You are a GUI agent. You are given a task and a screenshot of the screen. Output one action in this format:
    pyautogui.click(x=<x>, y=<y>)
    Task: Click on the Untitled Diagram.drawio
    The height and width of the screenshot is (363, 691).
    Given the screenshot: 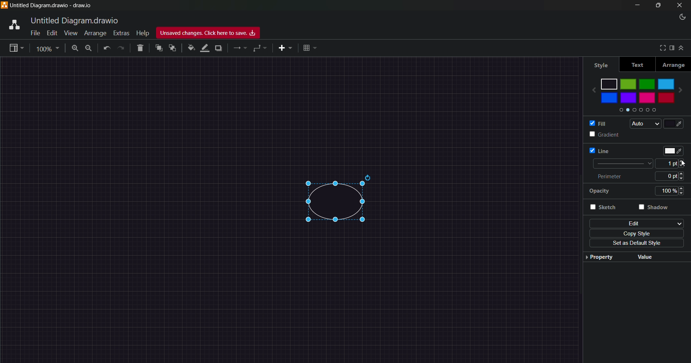 What is the action you would take?
    pyautogui.click(x=73, y=20)
    